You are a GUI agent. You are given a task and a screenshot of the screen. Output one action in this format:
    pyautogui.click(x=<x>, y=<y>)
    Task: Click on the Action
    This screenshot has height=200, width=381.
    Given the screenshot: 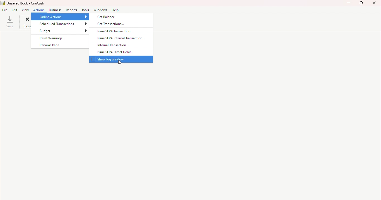 What is the action you would take?
    pyautogui.click(x=40, y=10)
    